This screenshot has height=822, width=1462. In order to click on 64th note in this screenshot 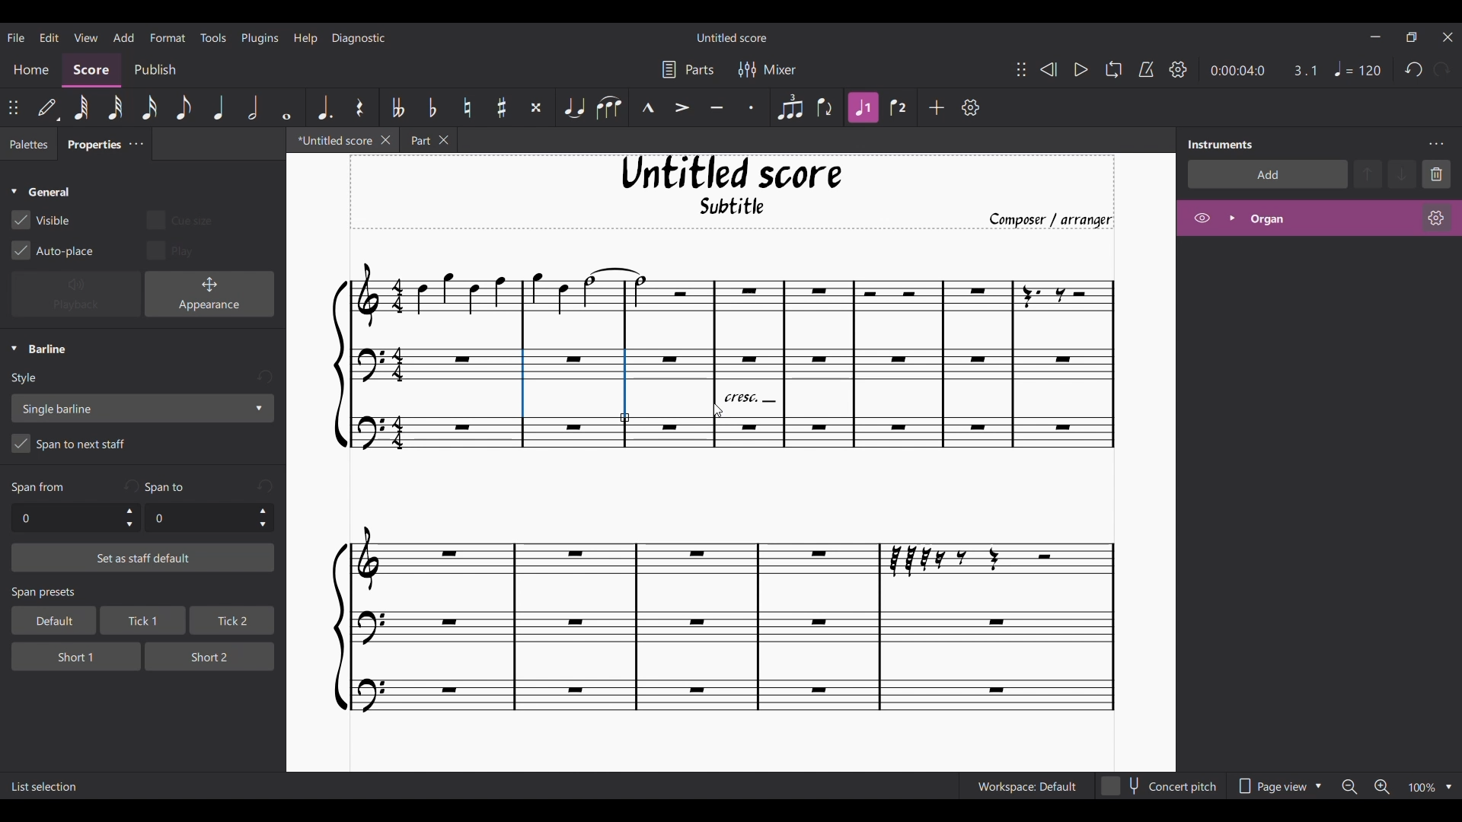, I will do `click(81, 109)`.